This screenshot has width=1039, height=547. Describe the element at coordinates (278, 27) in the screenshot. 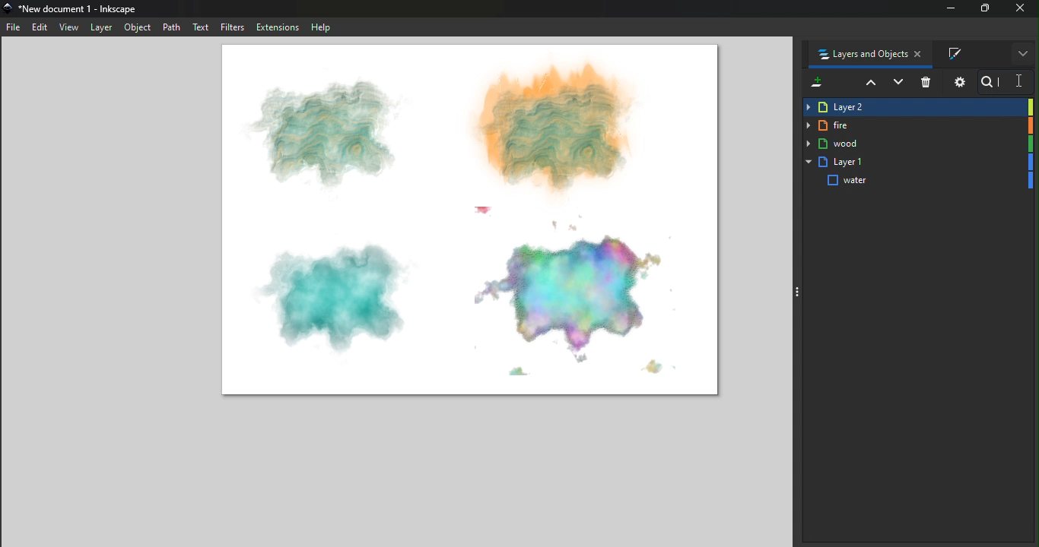

I see `Extensions` at that location.